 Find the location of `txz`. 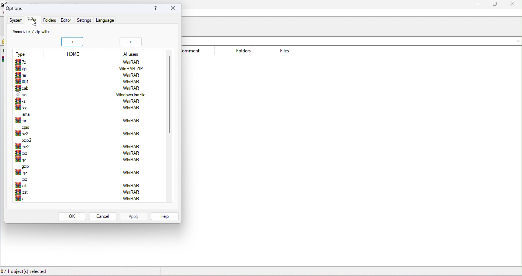

txz is located at coordinates (23, 108).